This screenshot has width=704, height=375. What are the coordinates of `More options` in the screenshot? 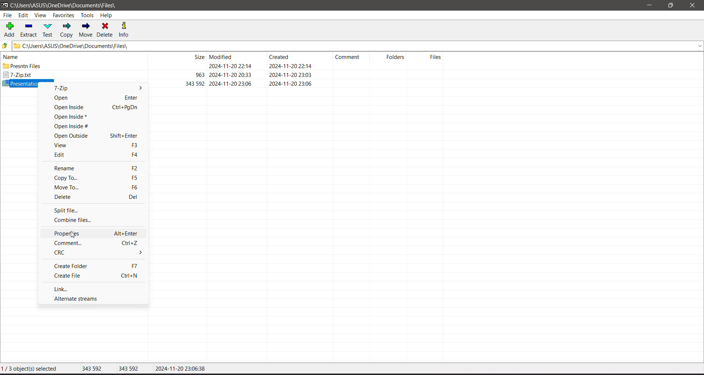 It's located at (134, 253).